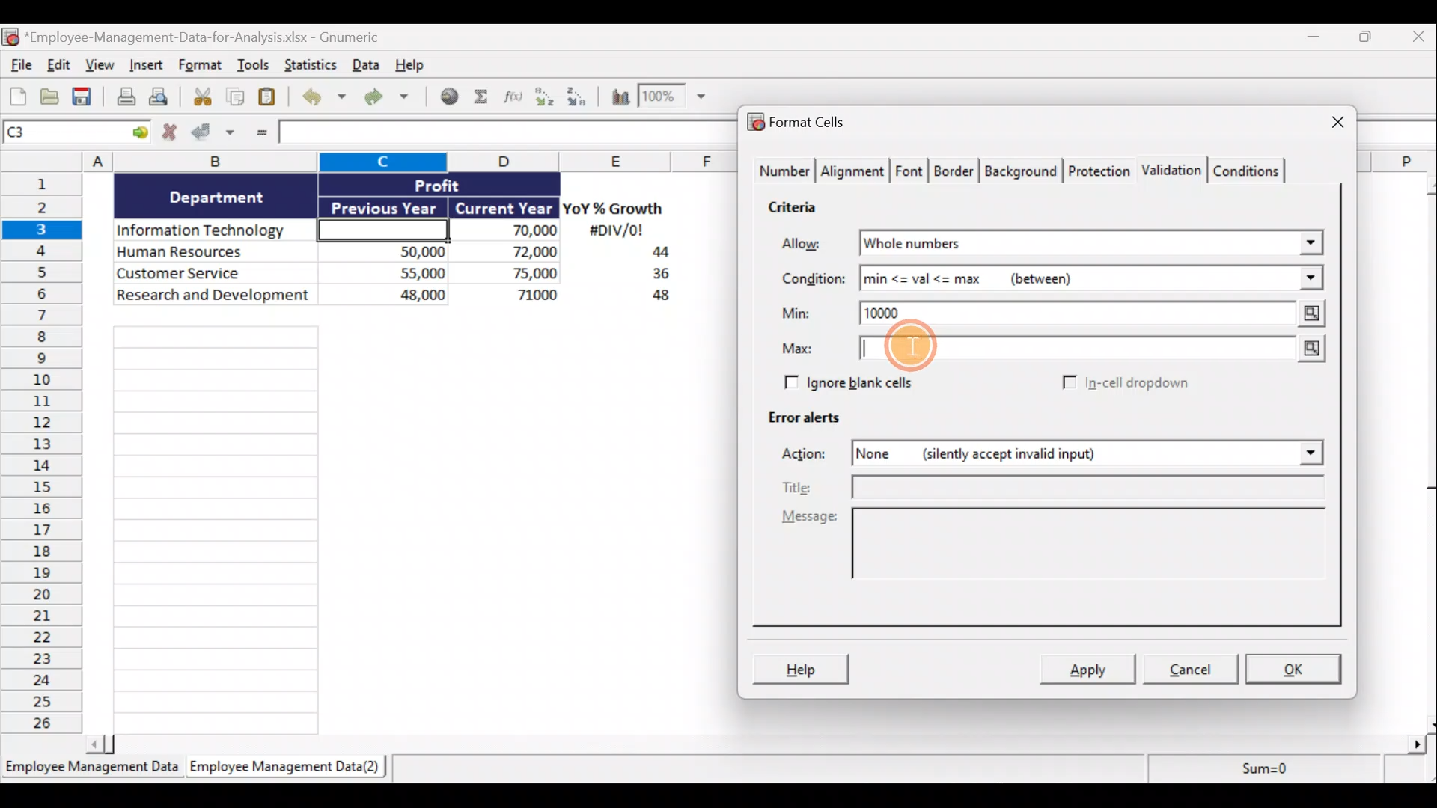 Image resolution: width=1437 pixels, height=808 pixels. What do you see at coordinates (379, 228) in the screenshot?
I see `Cell C3` at bounding box center [379, 228].